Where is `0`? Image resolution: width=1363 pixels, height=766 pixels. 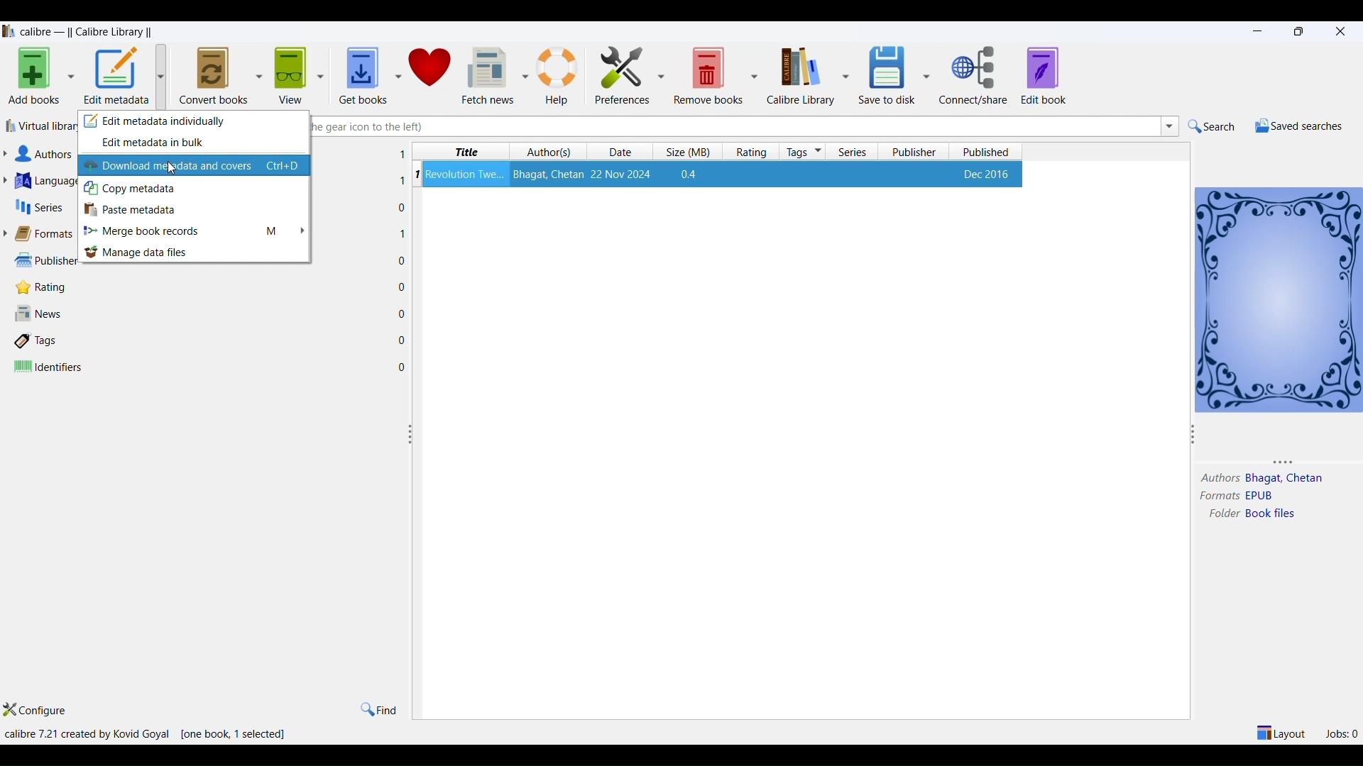
0 is located at coordinates (403, 340).